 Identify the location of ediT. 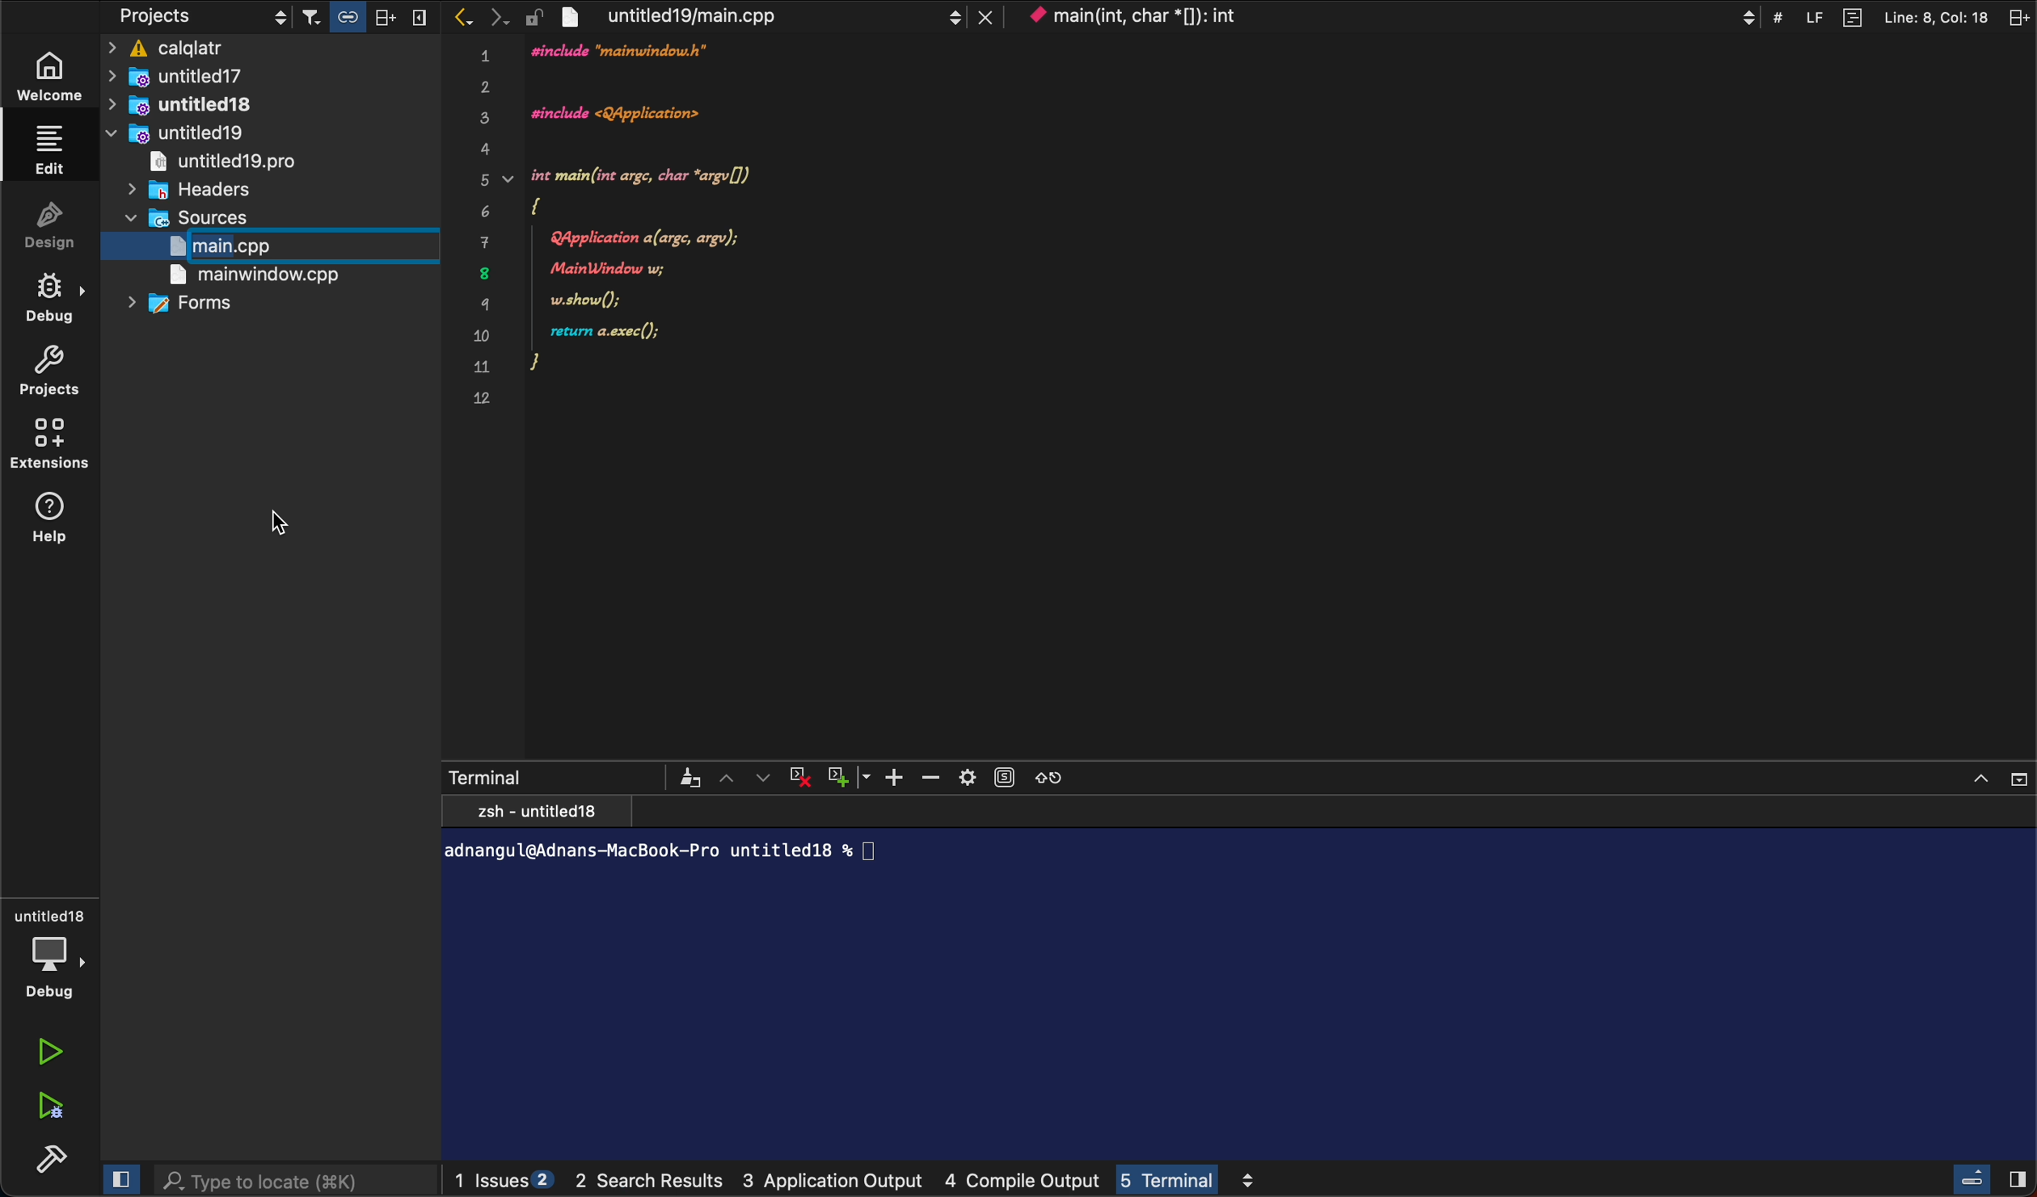
(52, 149).